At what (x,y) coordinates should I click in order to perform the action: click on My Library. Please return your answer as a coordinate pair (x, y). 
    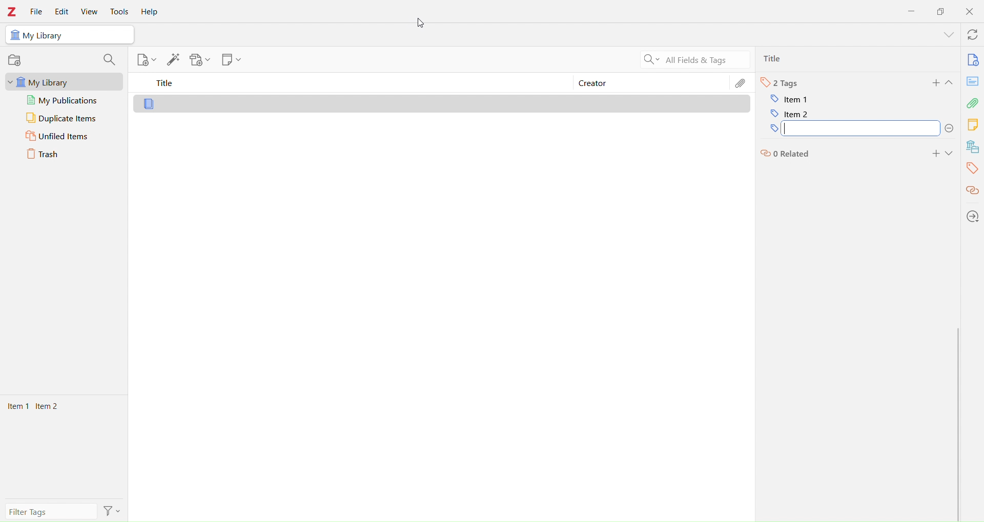
    Looking at the image, I should click on (64, 82).